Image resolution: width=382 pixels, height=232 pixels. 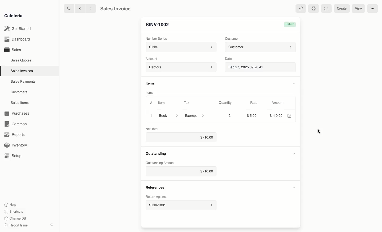 I want to click on search, so click(x=68, y=8).